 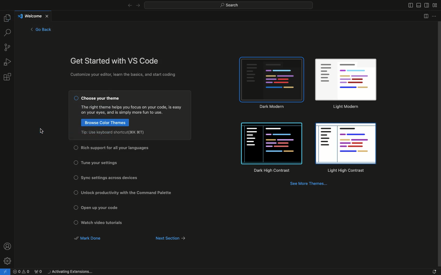 I want to click on Checkbox, so click(x=75, y=207).